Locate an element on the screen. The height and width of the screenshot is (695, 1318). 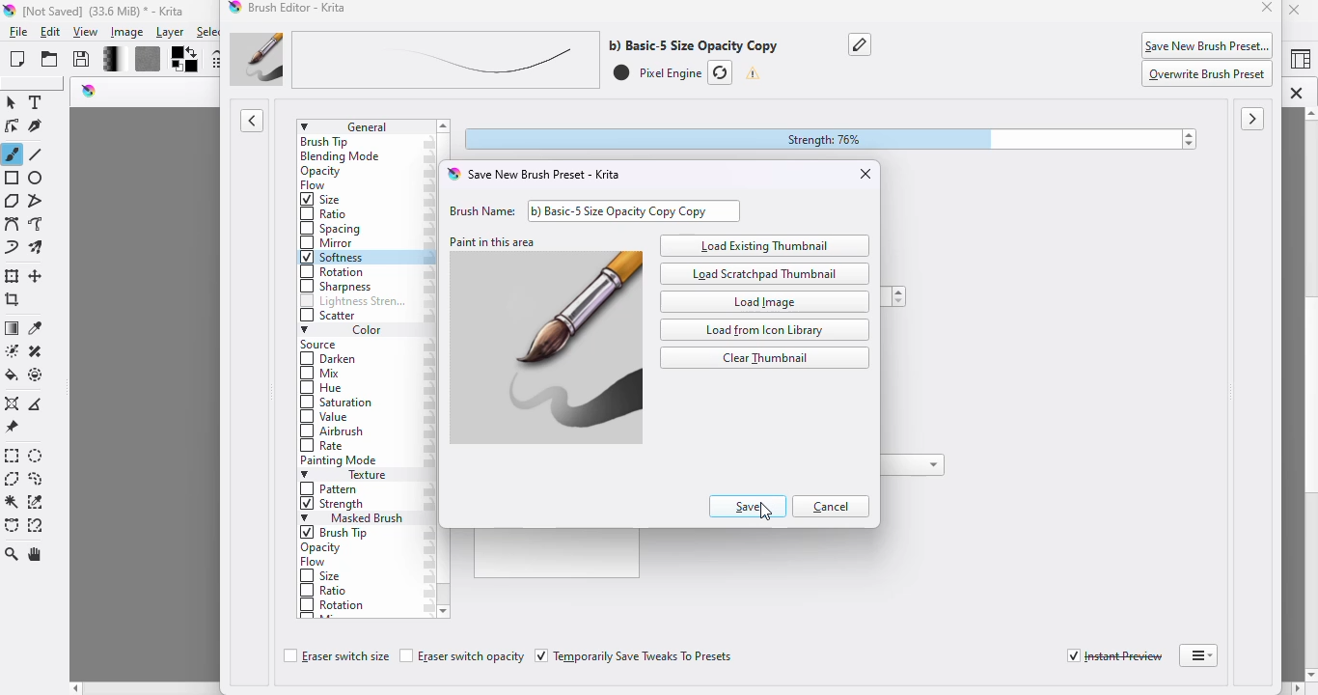
flow is located at coordinates (316, 186).